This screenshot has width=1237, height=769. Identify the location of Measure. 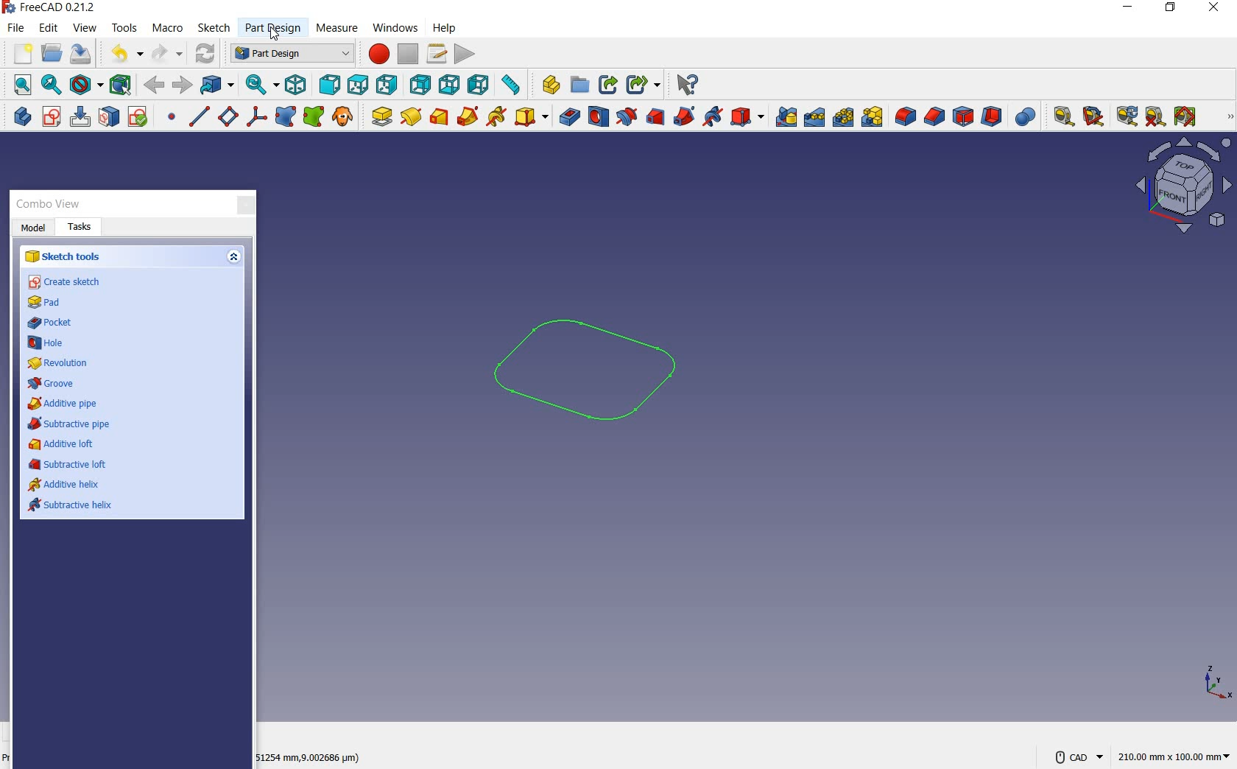
(336, 26).